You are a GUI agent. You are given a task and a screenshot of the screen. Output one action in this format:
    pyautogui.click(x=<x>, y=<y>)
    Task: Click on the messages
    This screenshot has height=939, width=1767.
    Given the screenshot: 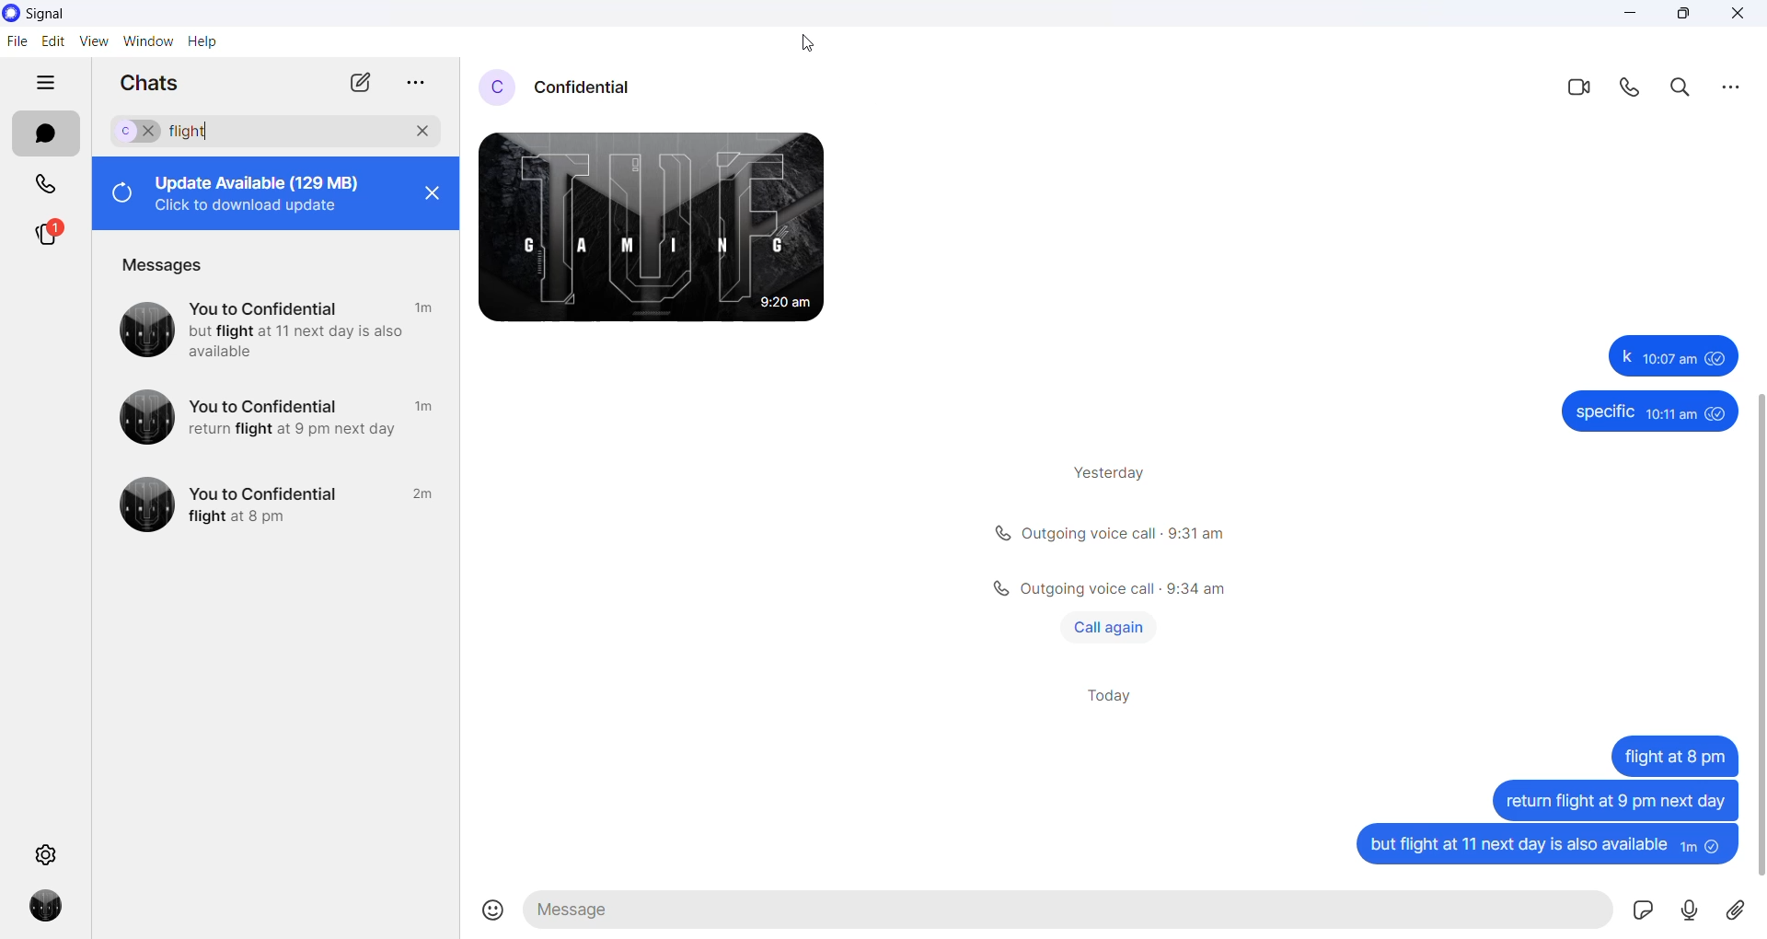 What is the action you would take?
    pyautogui.click(x=167, y=266)
    